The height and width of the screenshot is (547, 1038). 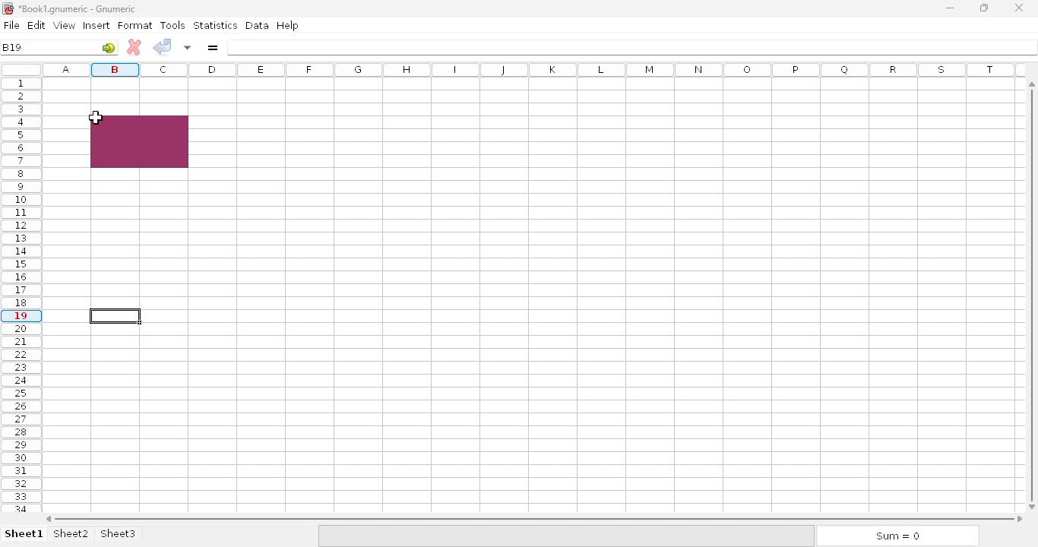 What do you see at coordinates (13, 47) in the screenshot?
I see `B19` at bounding box center [13, 47].